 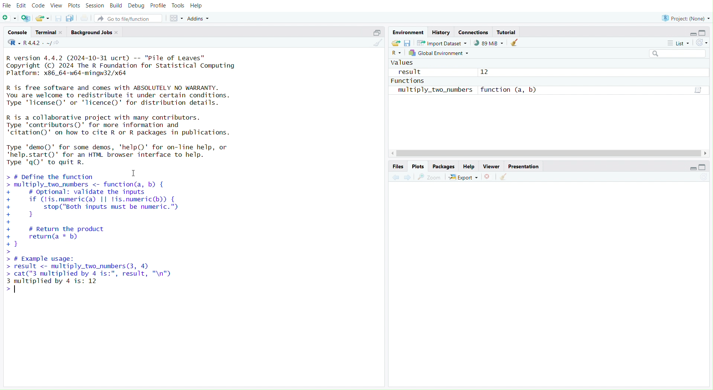 I want to click on Go forward to the next source location (Ctrl + F10), so click(x=408, y=178).